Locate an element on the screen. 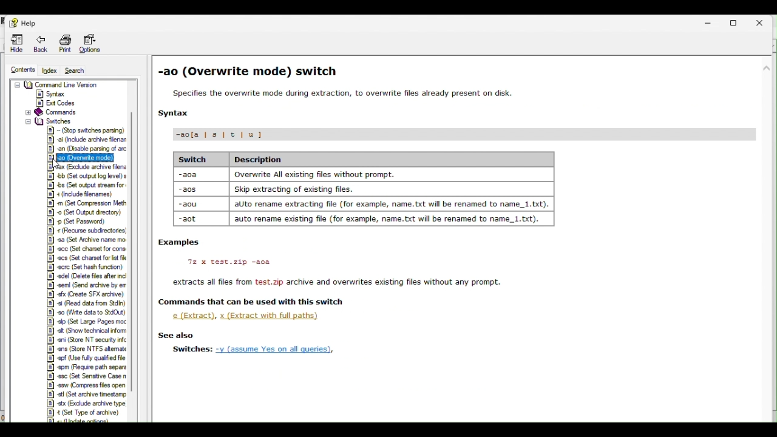 The width and height of the screenshot is (777, 437). Close is located at coordinates (761, 22).